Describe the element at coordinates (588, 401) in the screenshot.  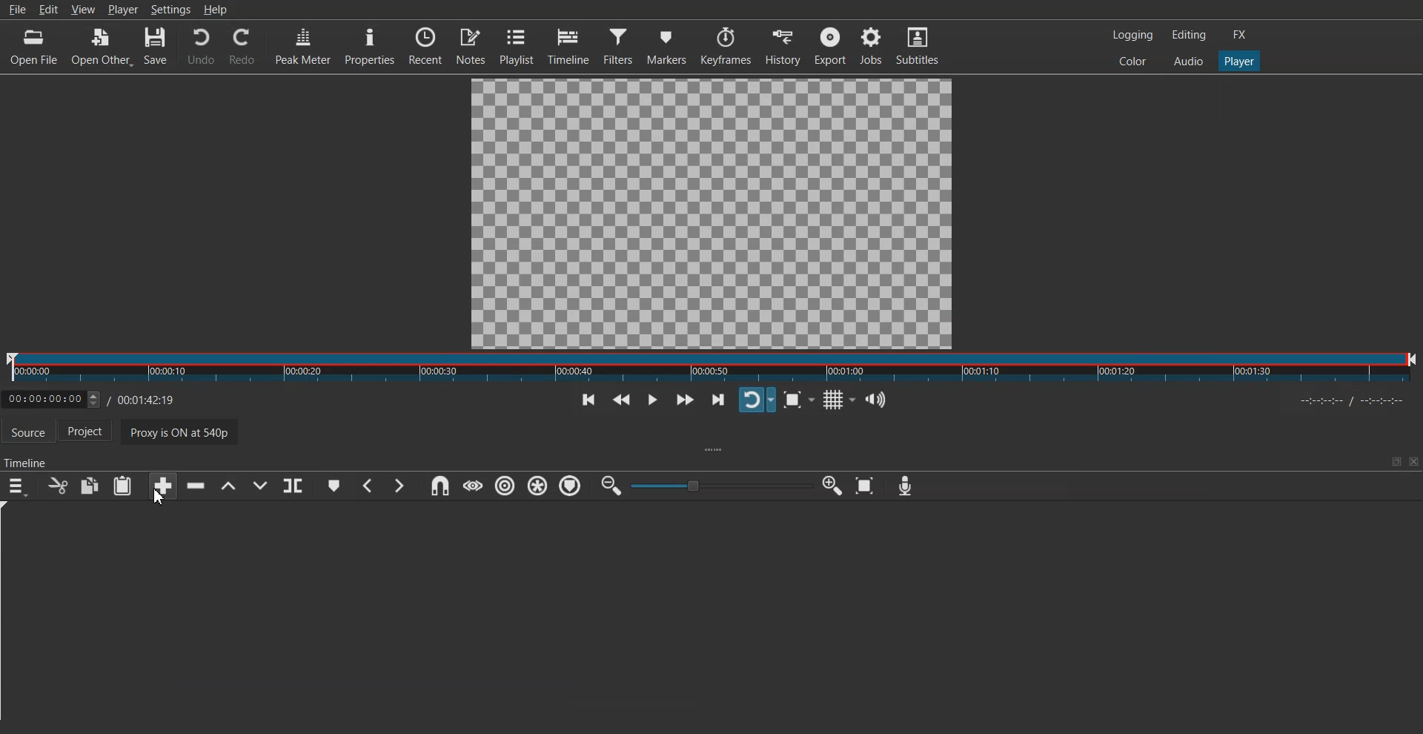
I see `Skip to previous point` at that location.